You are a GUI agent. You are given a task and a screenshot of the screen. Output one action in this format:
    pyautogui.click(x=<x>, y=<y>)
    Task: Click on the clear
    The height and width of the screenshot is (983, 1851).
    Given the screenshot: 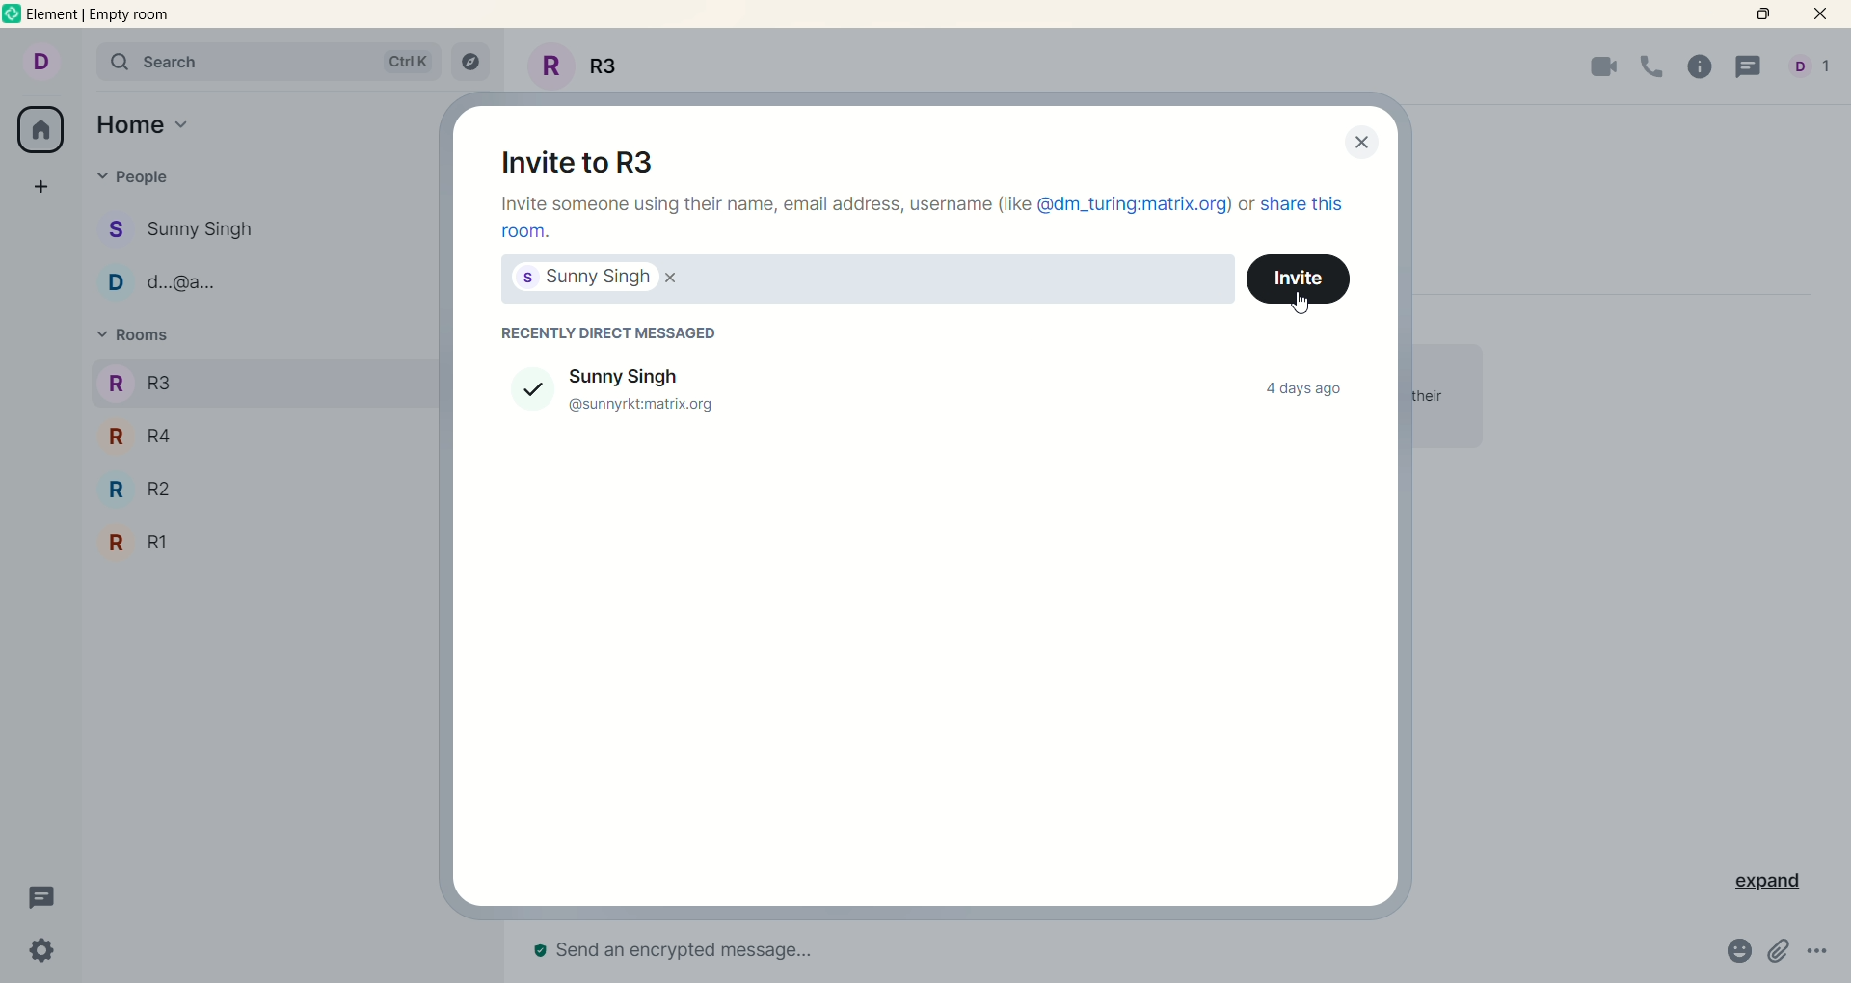 What is the action you would take?
    pyautogui.click(x=678, y=278)
    